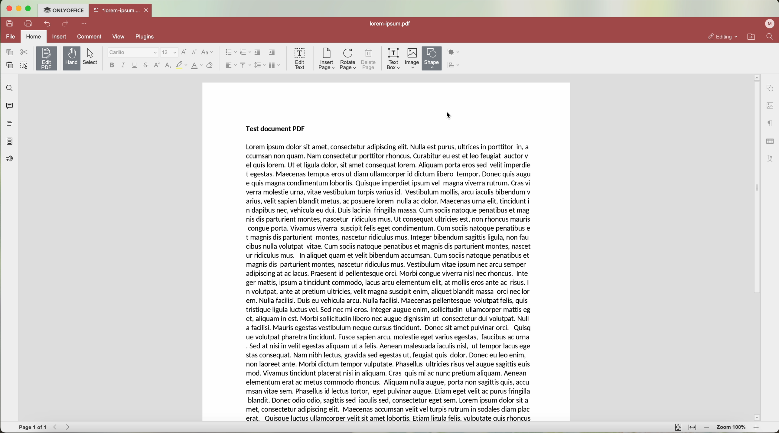  What do you see at coordinates (93, 57) in the screenshot?
I see `select` at bounding box center [93, 57].